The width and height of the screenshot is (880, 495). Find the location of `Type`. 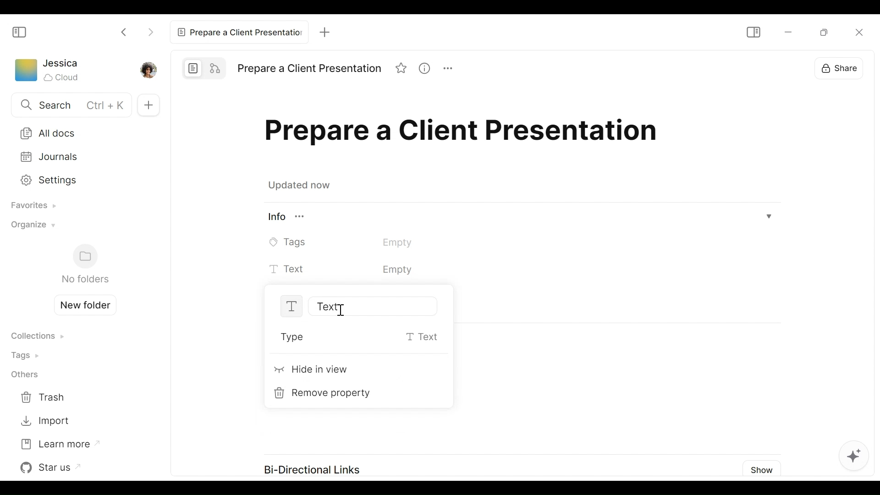

Type is located at coordinates (353, 338).